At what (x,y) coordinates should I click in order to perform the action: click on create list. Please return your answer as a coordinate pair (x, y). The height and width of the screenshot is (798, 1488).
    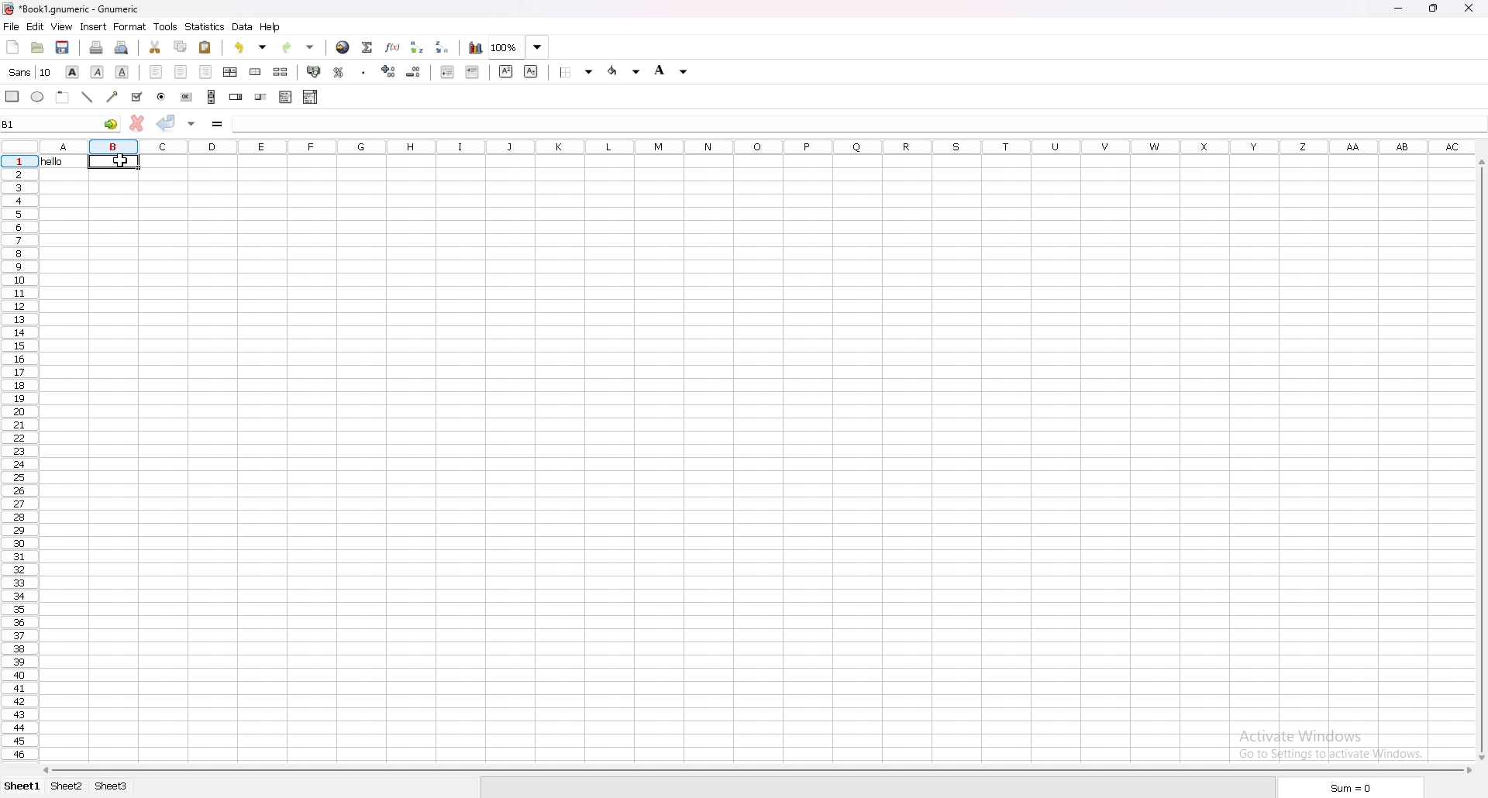
    Looking at the image, I should click on (286, 97).